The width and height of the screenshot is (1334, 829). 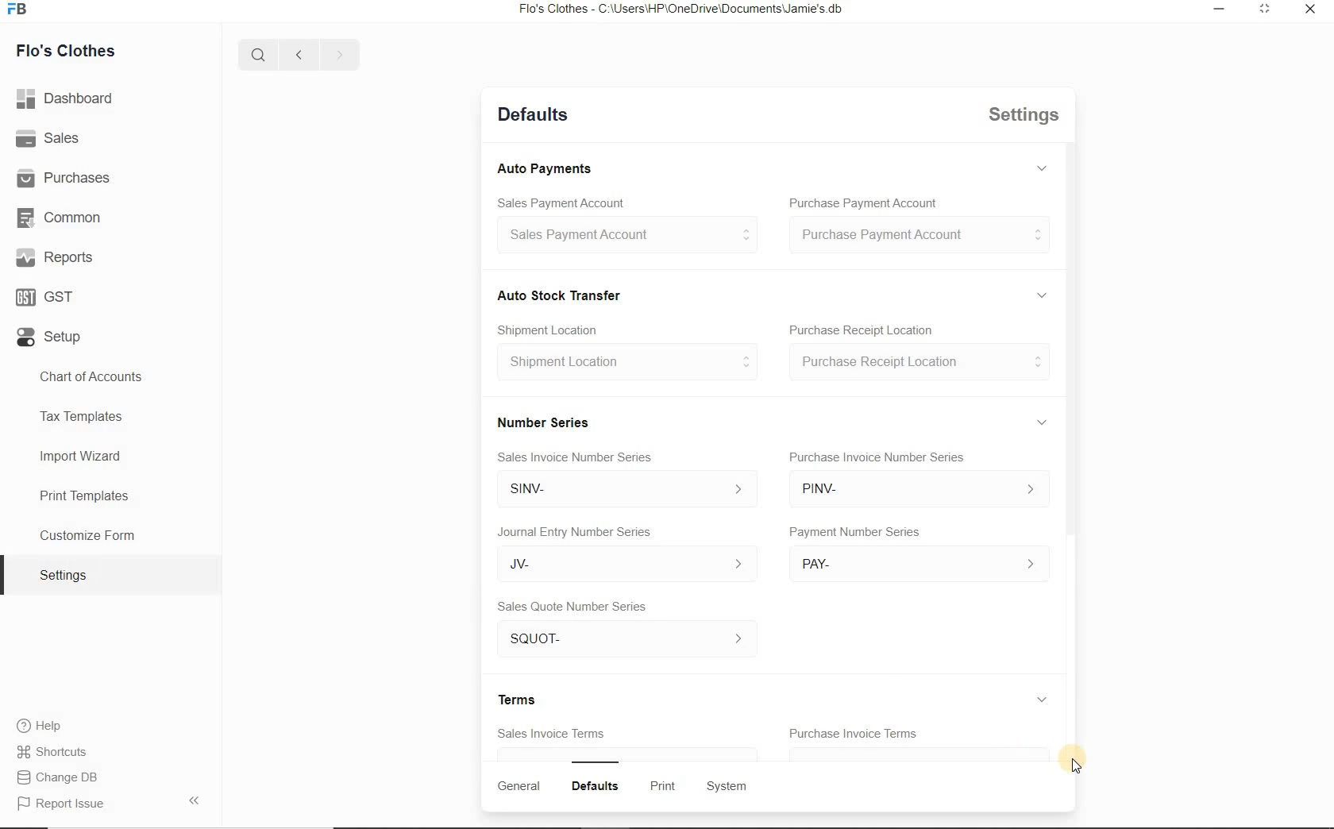 I want to click on Expand, so click(x=1042, y=295).